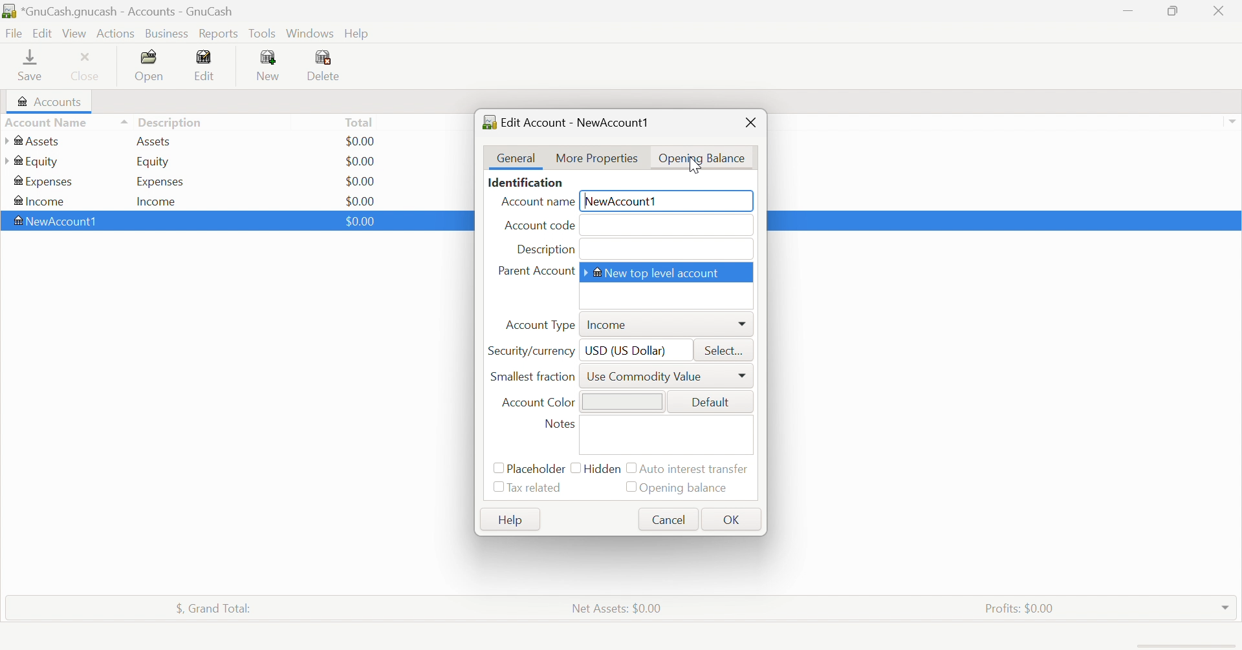  I want to click on Parent Account, so click(536, 271).